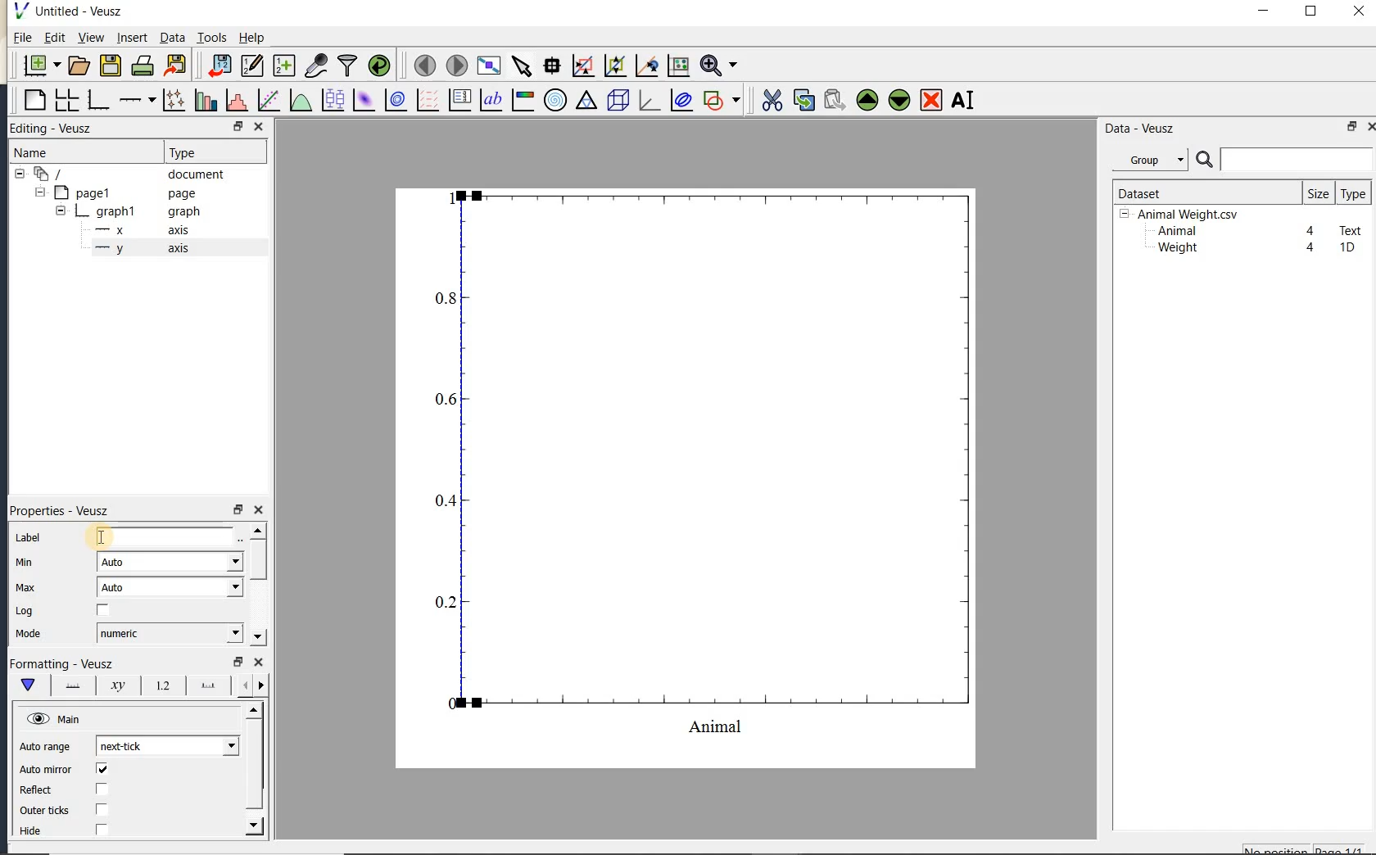  Describe the element at coordinates (251, 66) in the screenshot. I see `edit and enter new datasets` at that location.